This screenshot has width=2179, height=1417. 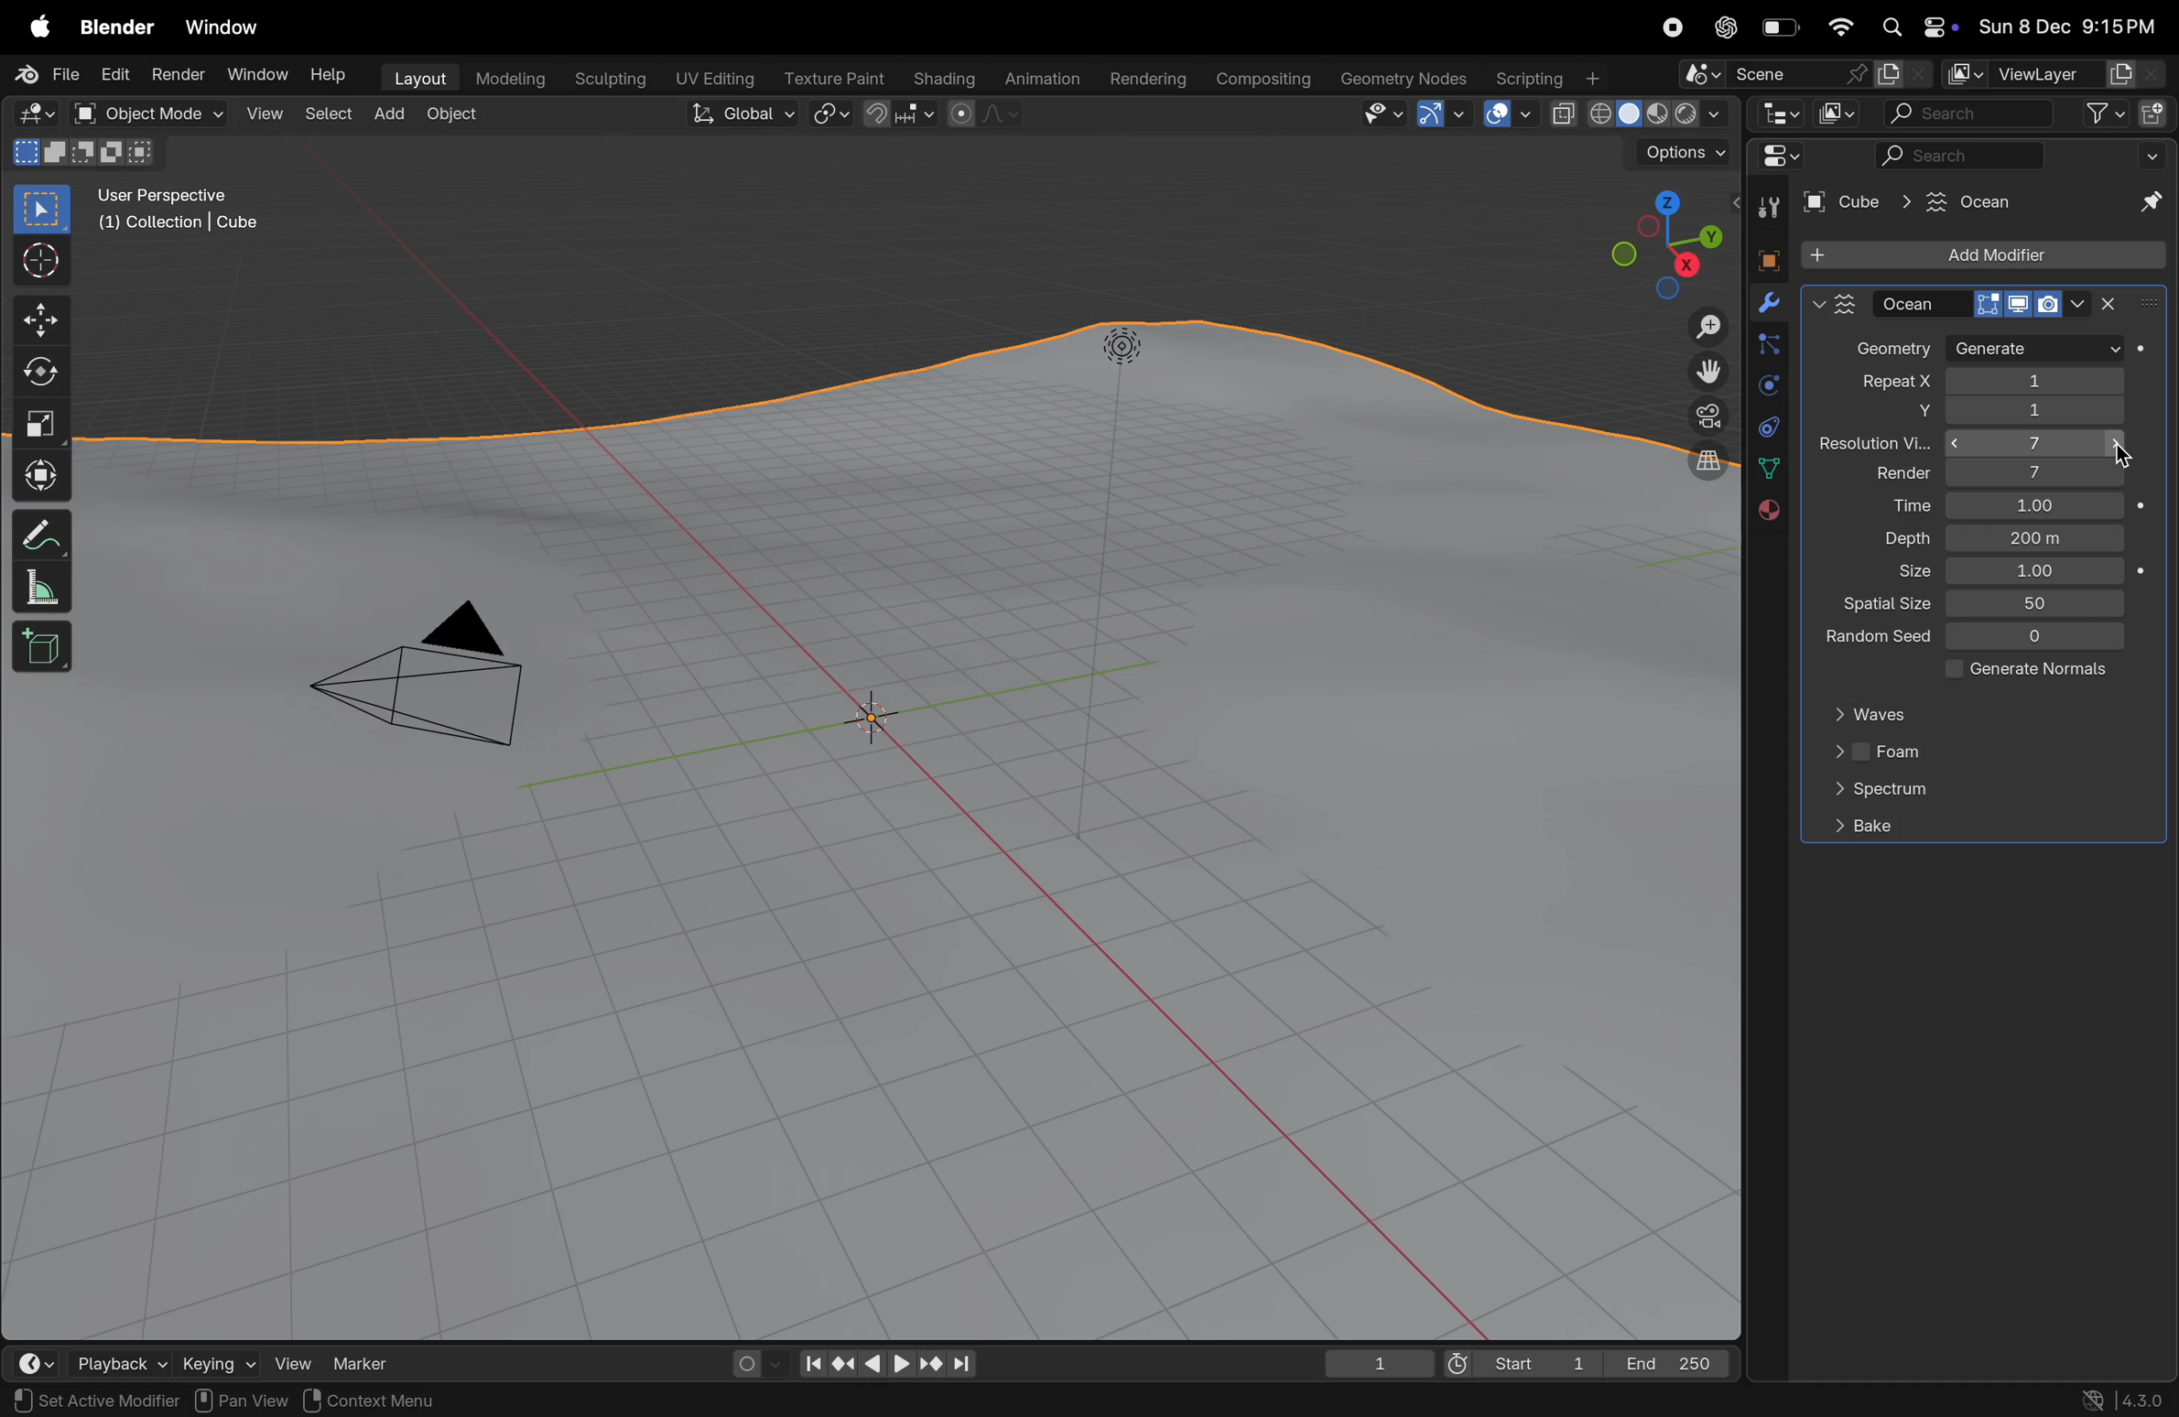 What do you see at coordinates (1869, 640) in the screenshot?
I see `random slesct` at bounding box center [1869, 640].